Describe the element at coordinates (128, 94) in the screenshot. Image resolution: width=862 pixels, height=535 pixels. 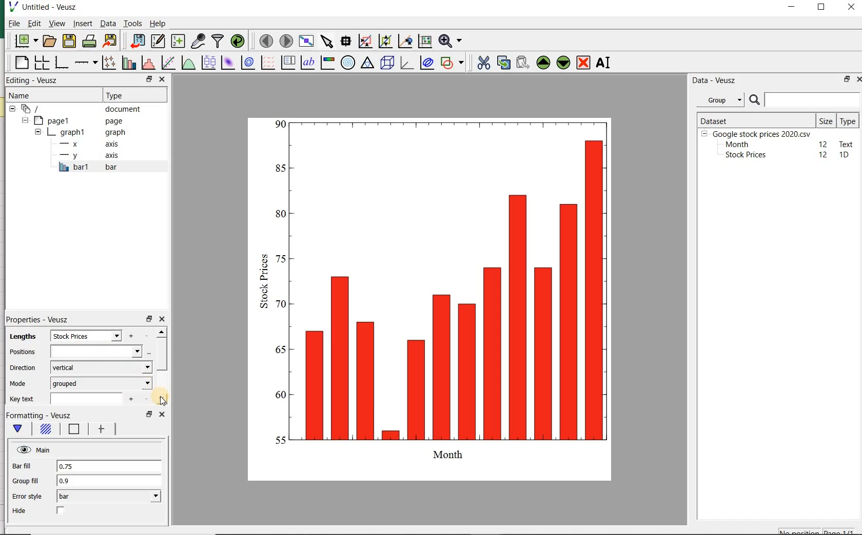
I see `Type` at that location.